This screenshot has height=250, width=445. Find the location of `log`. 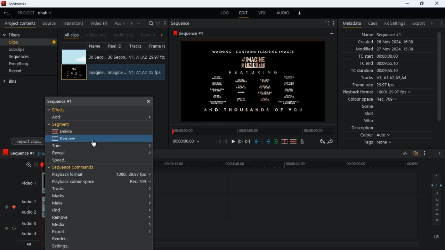

log is located at coordinates (222, 14).